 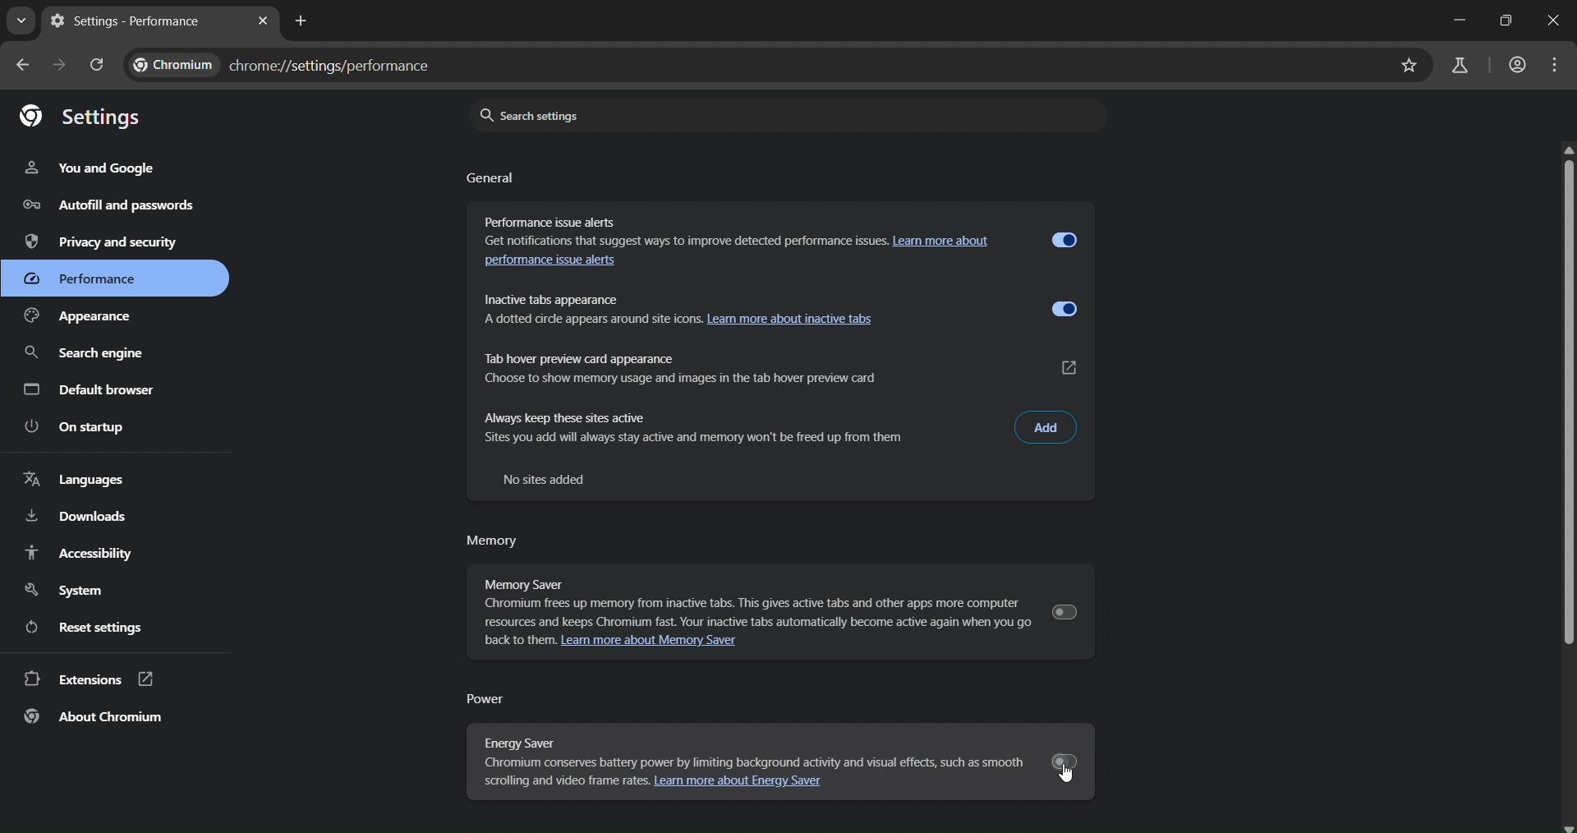 What do you see at coordinates (89, 680) in the screenshot?
I see `extensions` at bounding box center [89, 680].